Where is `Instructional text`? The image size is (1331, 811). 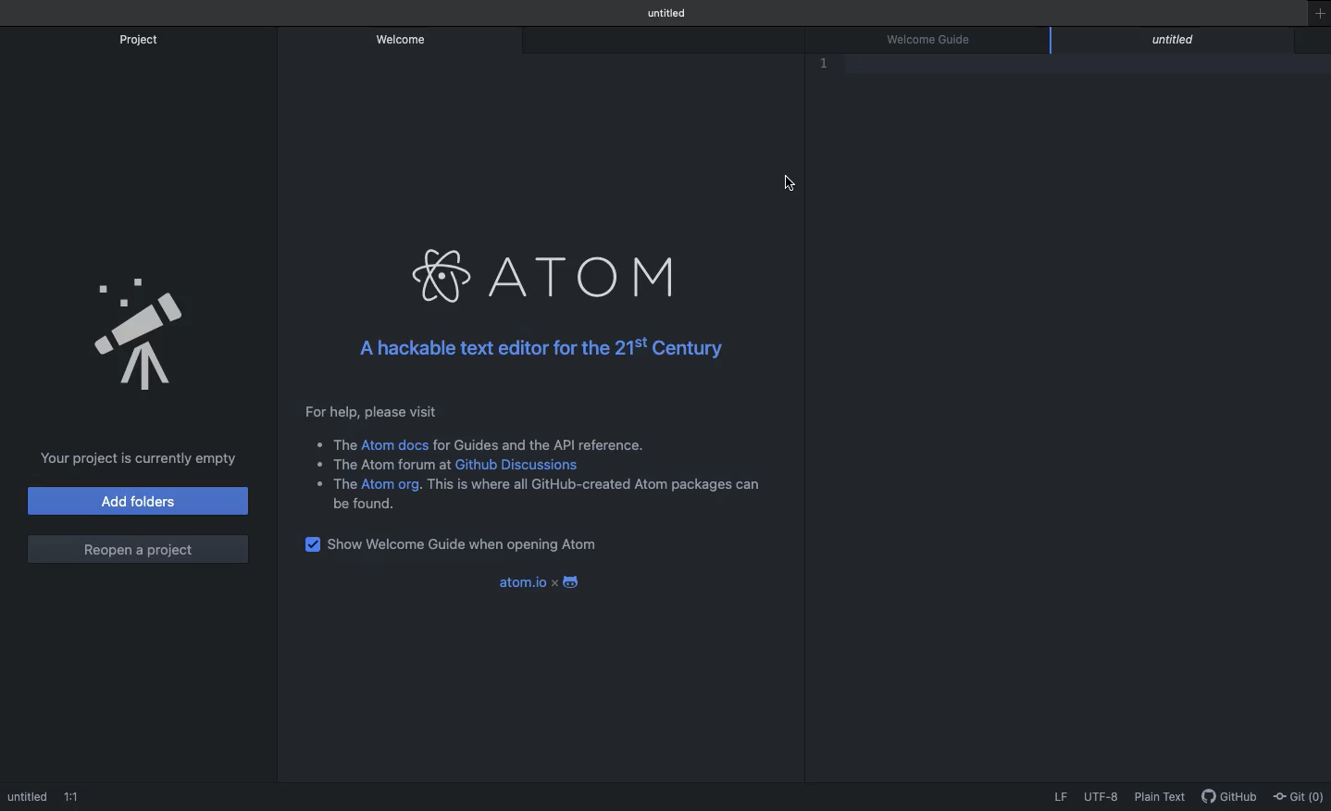
Instructional text is located at coordinates (542, 408).